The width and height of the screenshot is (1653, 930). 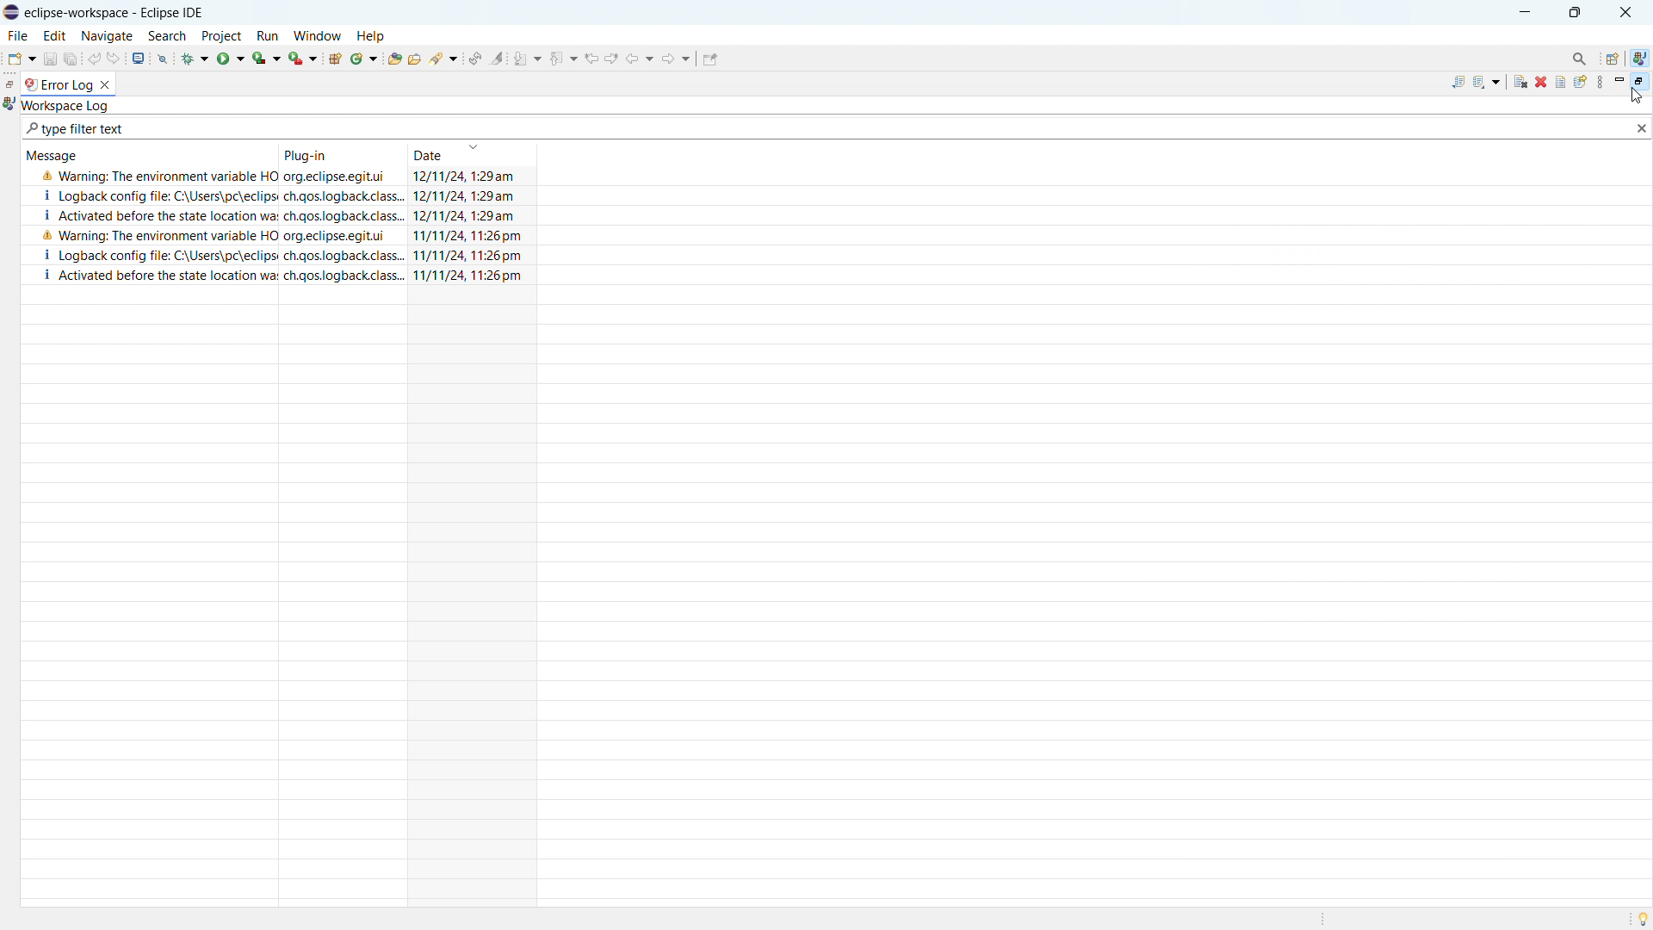 What do you see at coordinates (1580, 82) in the screenshot?
I see `restore log` at bounding box center [1580, 82].